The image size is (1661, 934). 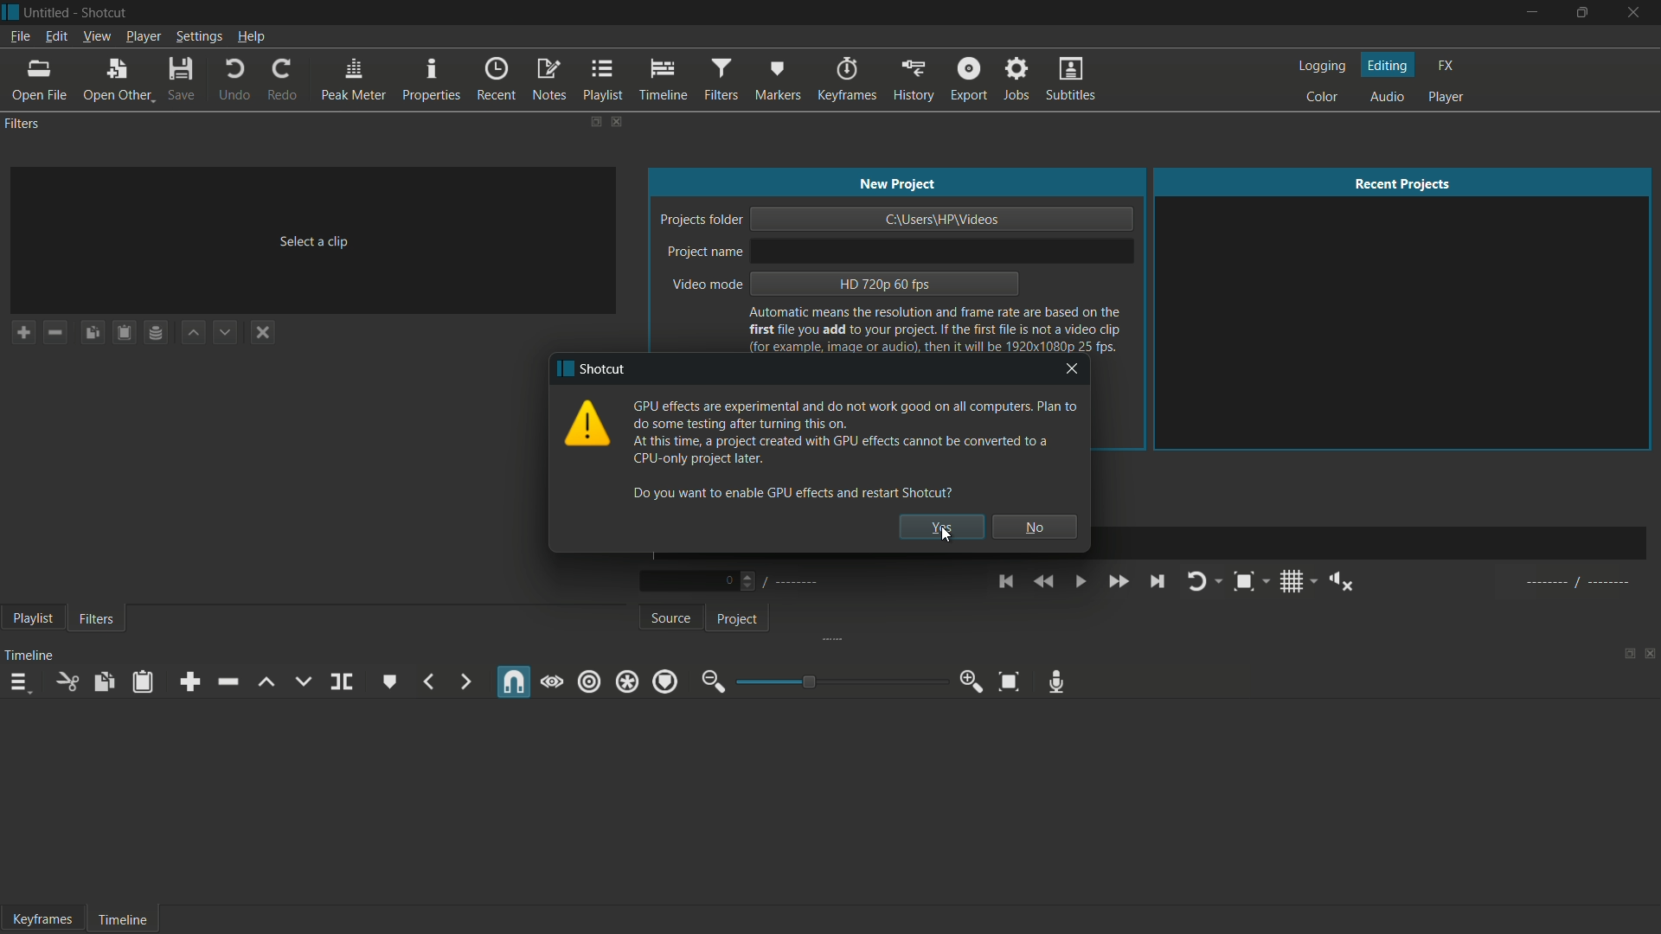 I want to click on change layout, so click(x=589, y=120).